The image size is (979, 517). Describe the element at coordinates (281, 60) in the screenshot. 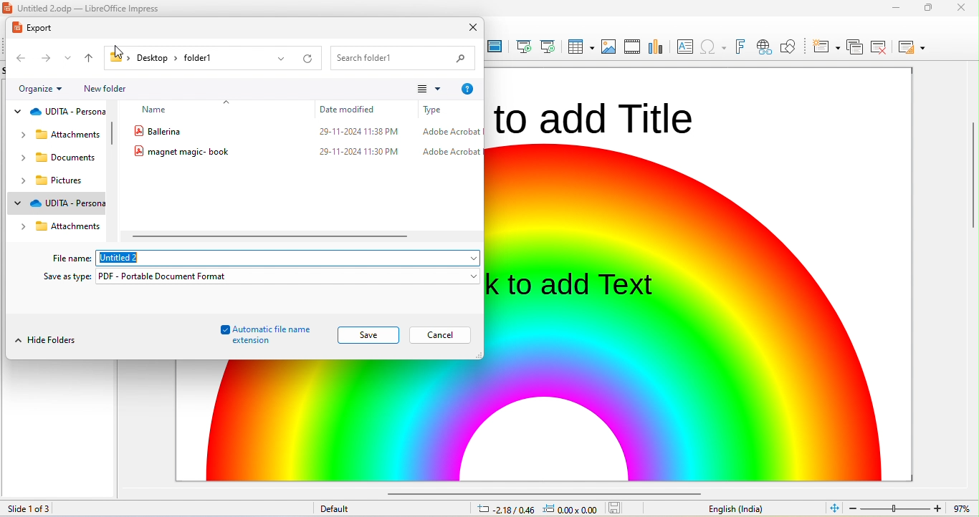

I see `drop down` at that location.